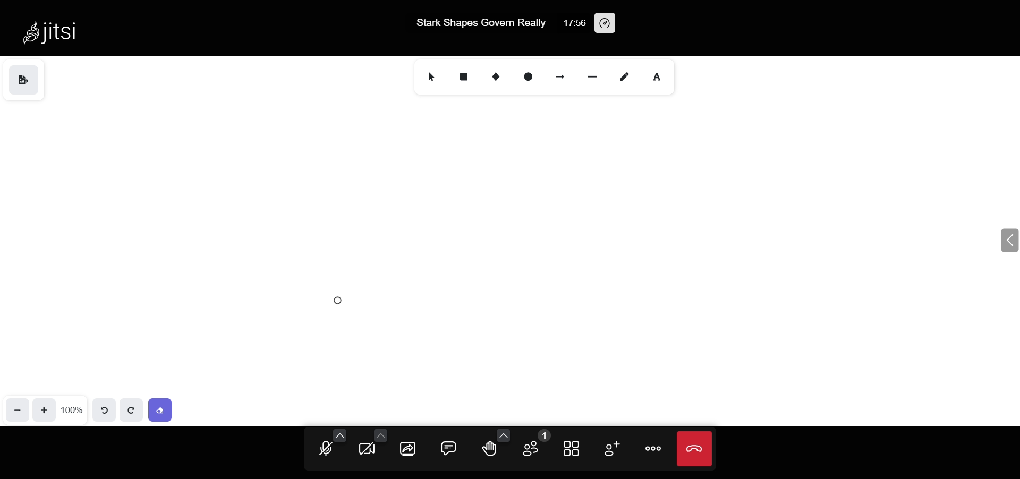 The height and width of the screenshot is (479, 1020). I want to click on raise hand, so click(488, 451).